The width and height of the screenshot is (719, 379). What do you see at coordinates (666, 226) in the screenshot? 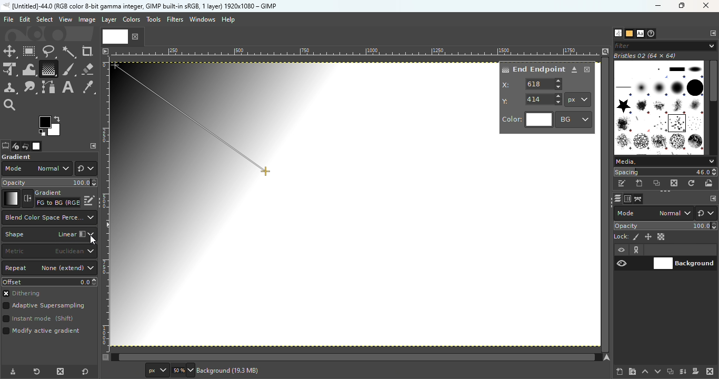
I see `Opacity` at bounding box center [666, 226].